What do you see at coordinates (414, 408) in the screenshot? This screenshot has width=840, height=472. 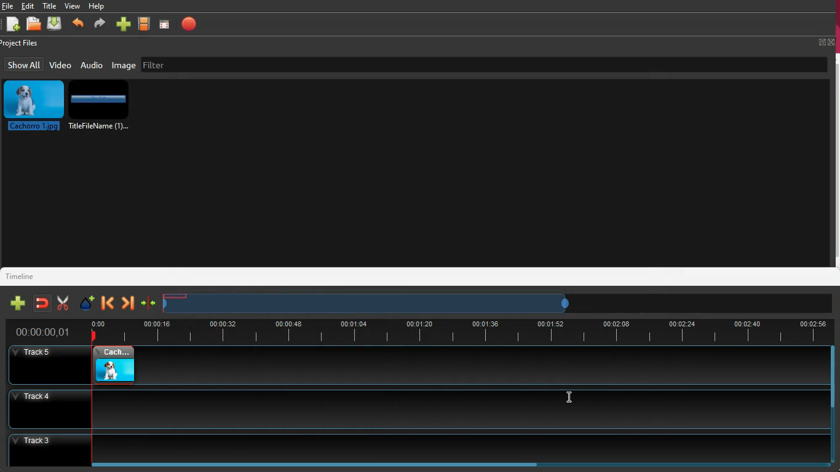 I see `track` at bounding box center [414, 408].